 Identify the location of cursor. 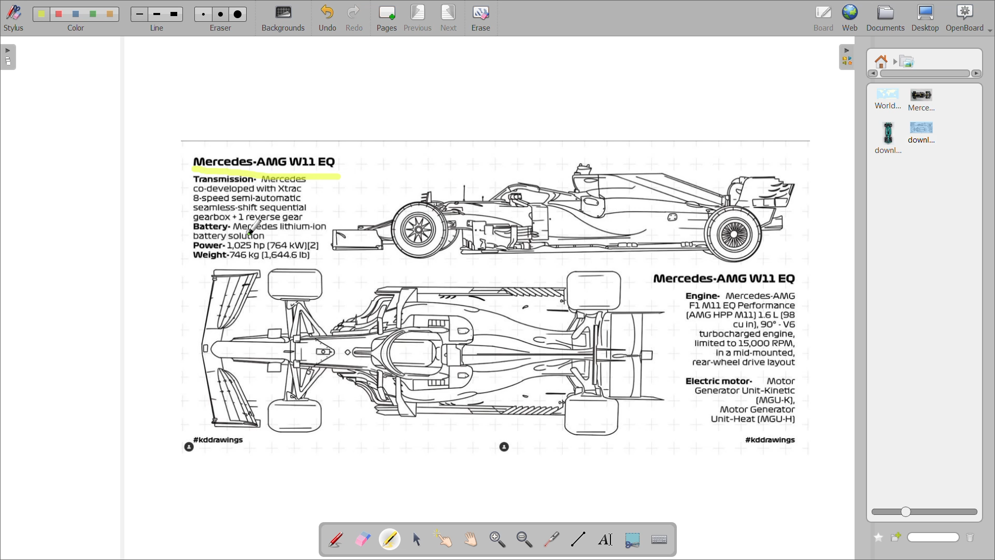
(254, 228).